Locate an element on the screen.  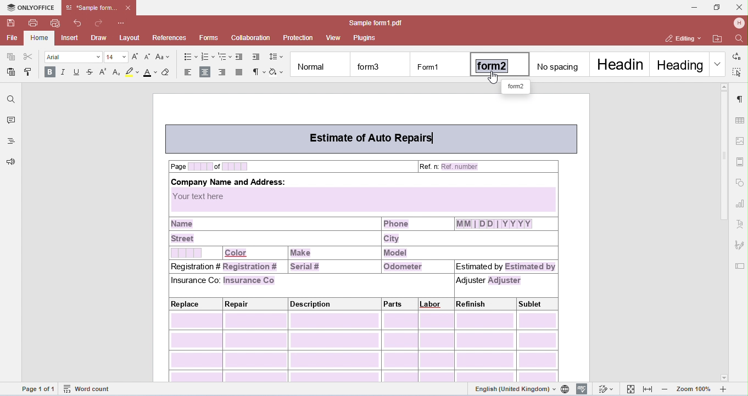
editing is located at coordinates (682, 39).